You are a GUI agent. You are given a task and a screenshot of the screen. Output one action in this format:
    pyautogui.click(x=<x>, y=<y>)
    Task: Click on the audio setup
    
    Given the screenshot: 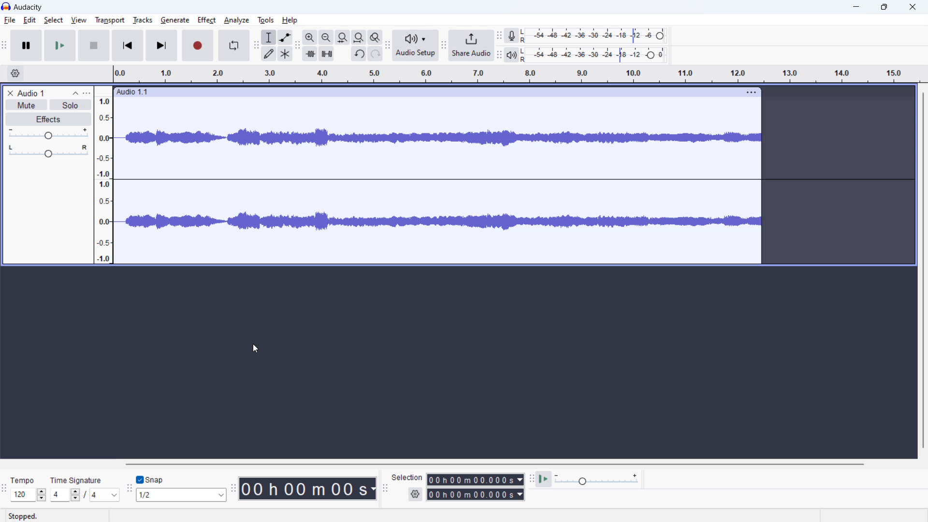 What is the action you would take?
    pyautogui.click(x=387, y=46)
    